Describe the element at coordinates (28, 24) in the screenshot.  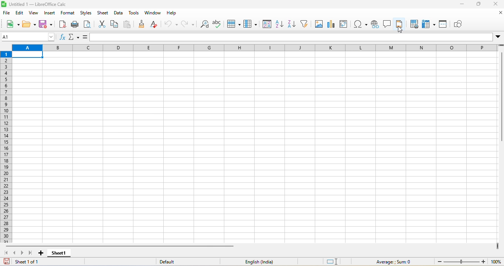
I see `open` at that location.